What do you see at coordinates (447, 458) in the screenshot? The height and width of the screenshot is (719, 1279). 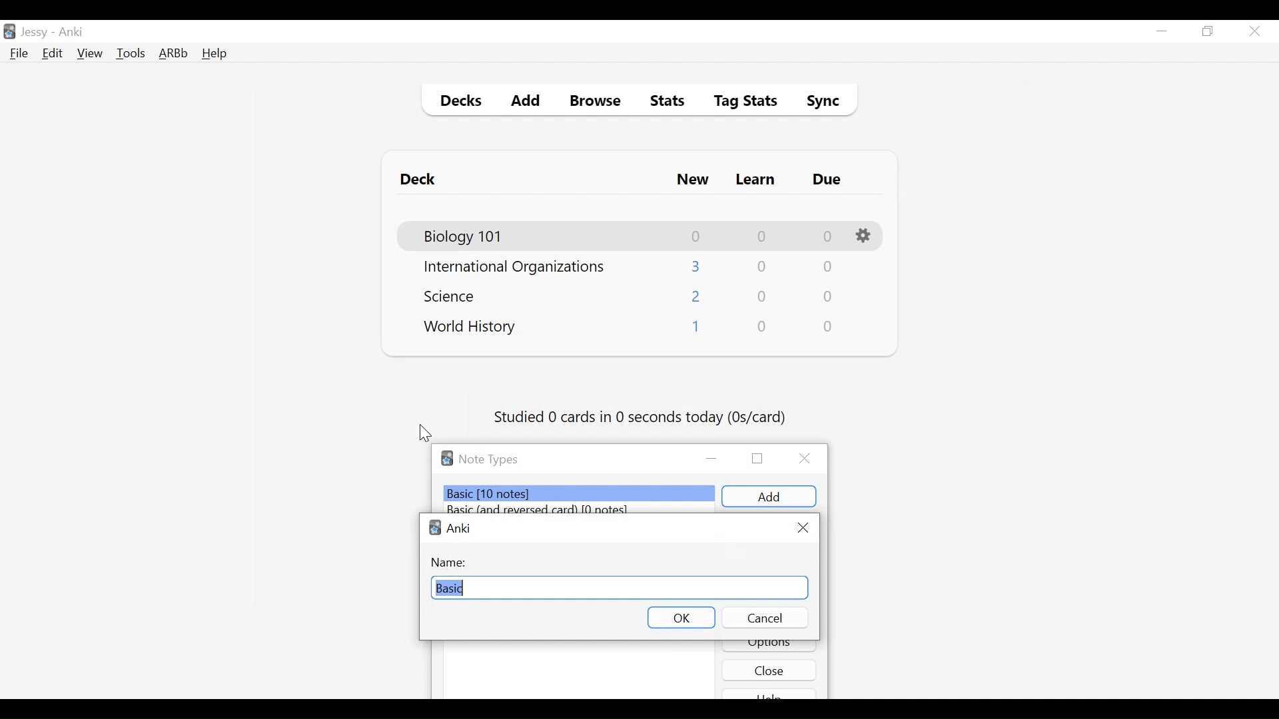 I see `Software logo` at bounding box center [447, 458].